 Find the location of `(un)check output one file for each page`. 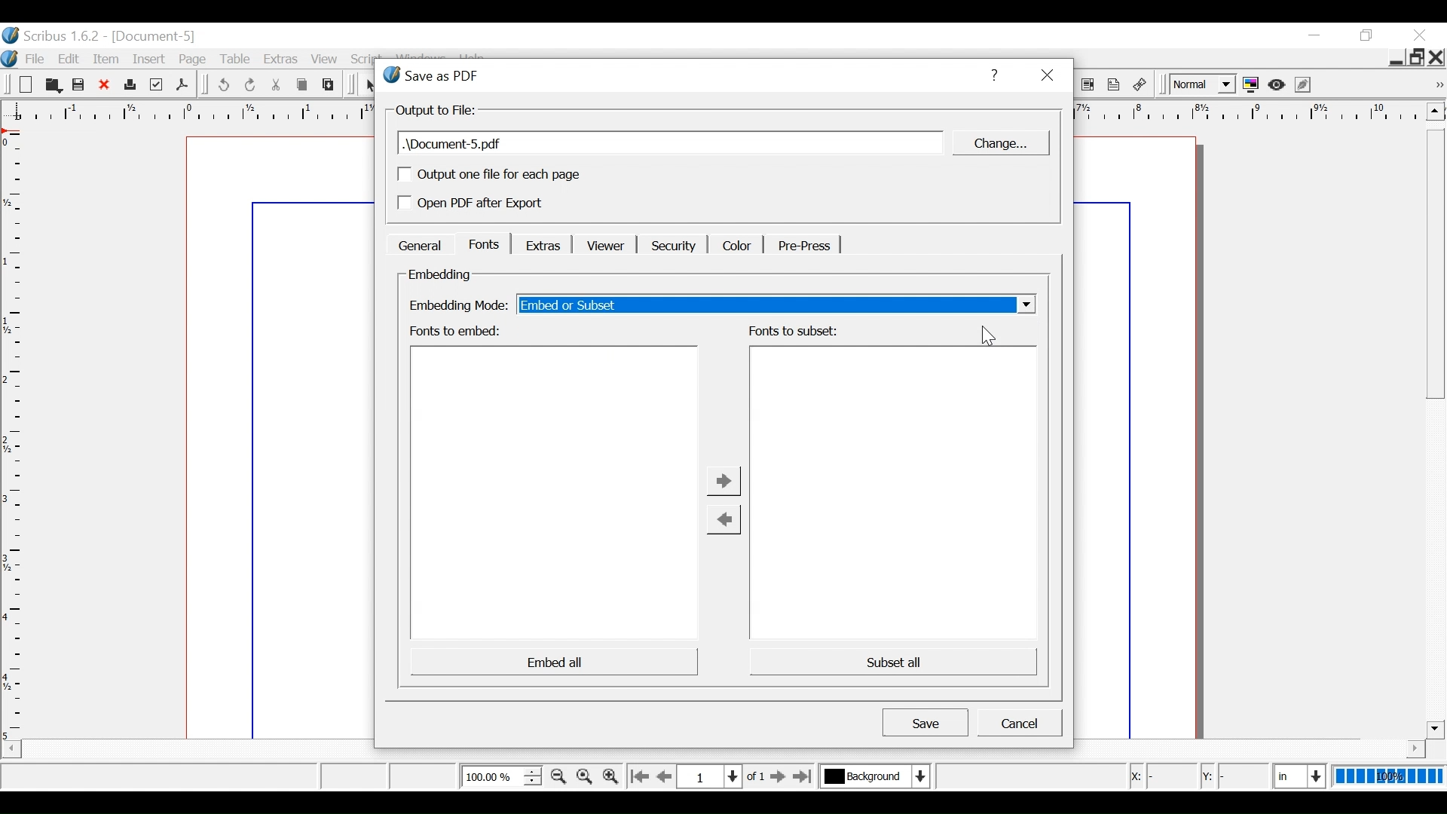

(un)check output one file for each page is located at coordinates (489, 174).